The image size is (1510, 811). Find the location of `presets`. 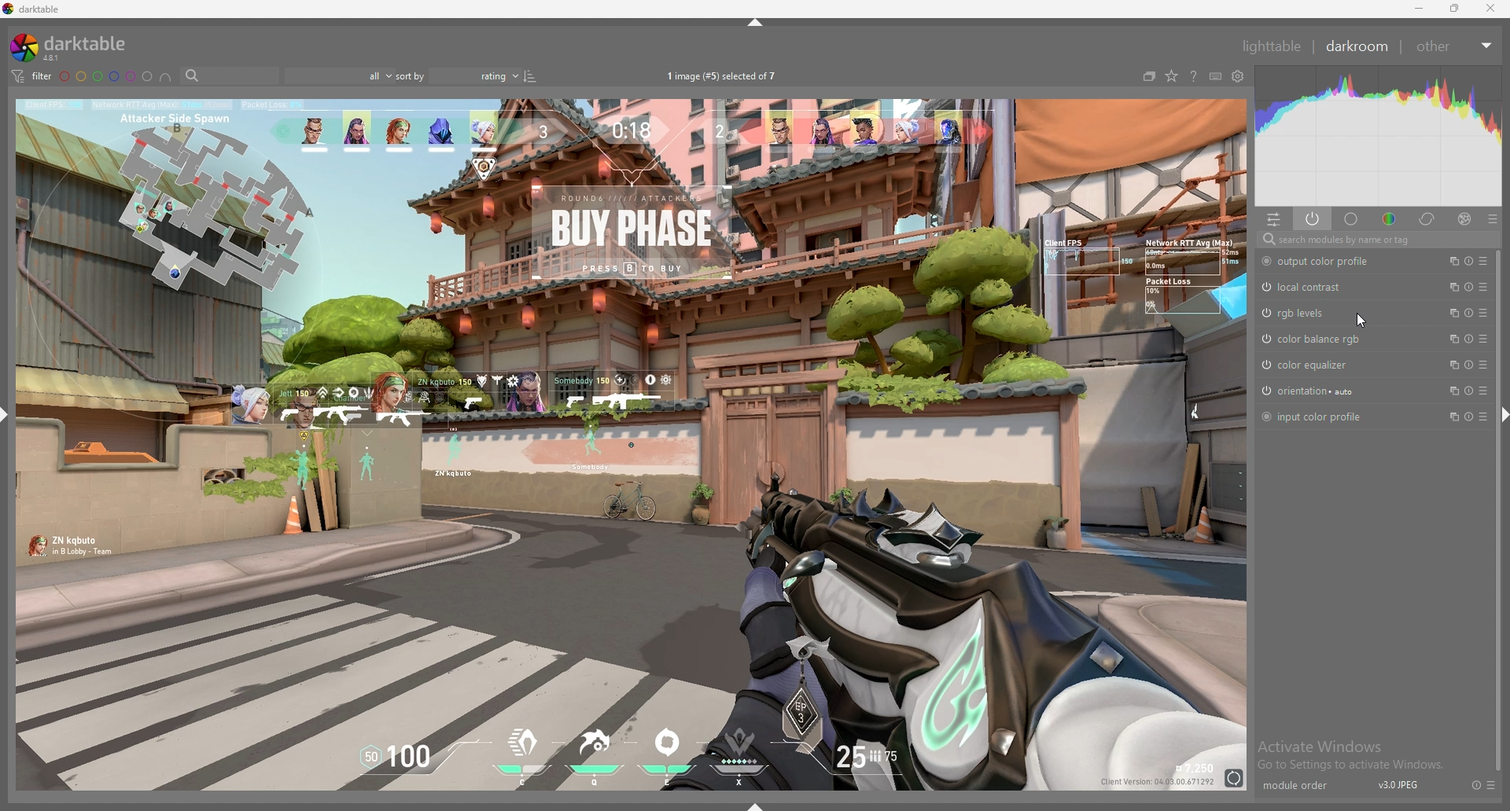

presets is located at coordinates (1484, 339).